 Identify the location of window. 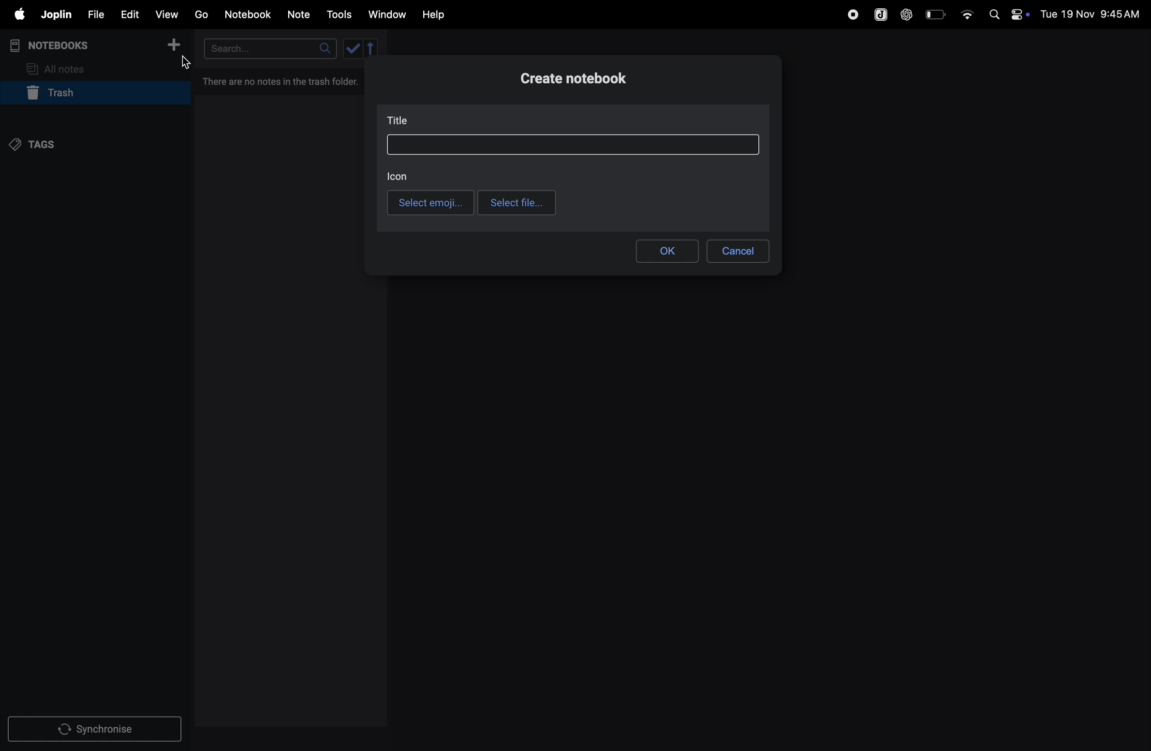
(387, 14).